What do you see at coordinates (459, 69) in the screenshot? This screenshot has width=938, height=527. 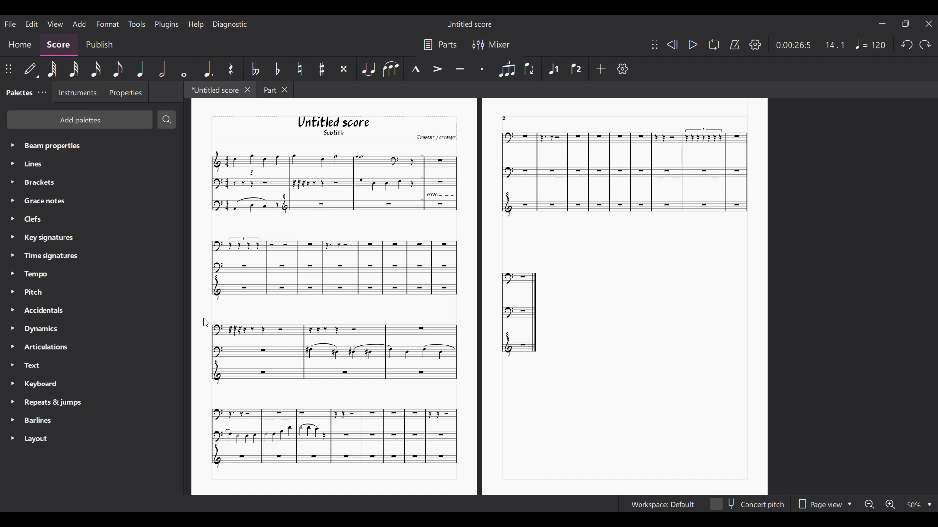 I see `Tenuto` at bounding box center [459, 69].